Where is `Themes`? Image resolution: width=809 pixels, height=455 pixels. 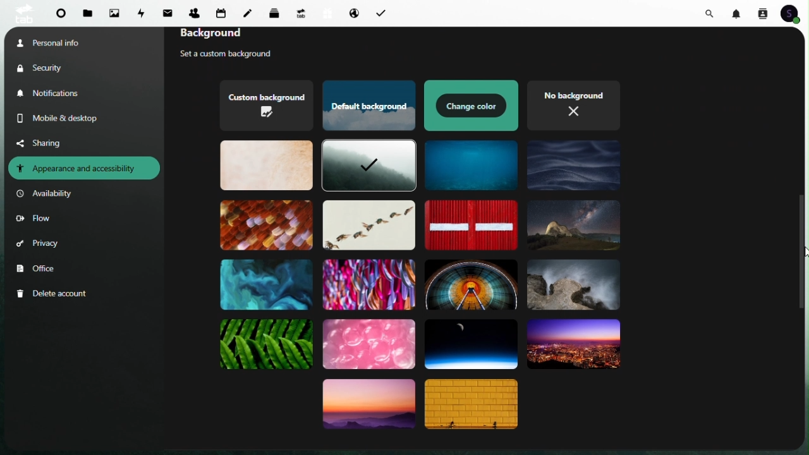 Themes is located at coordinates (470, 225).